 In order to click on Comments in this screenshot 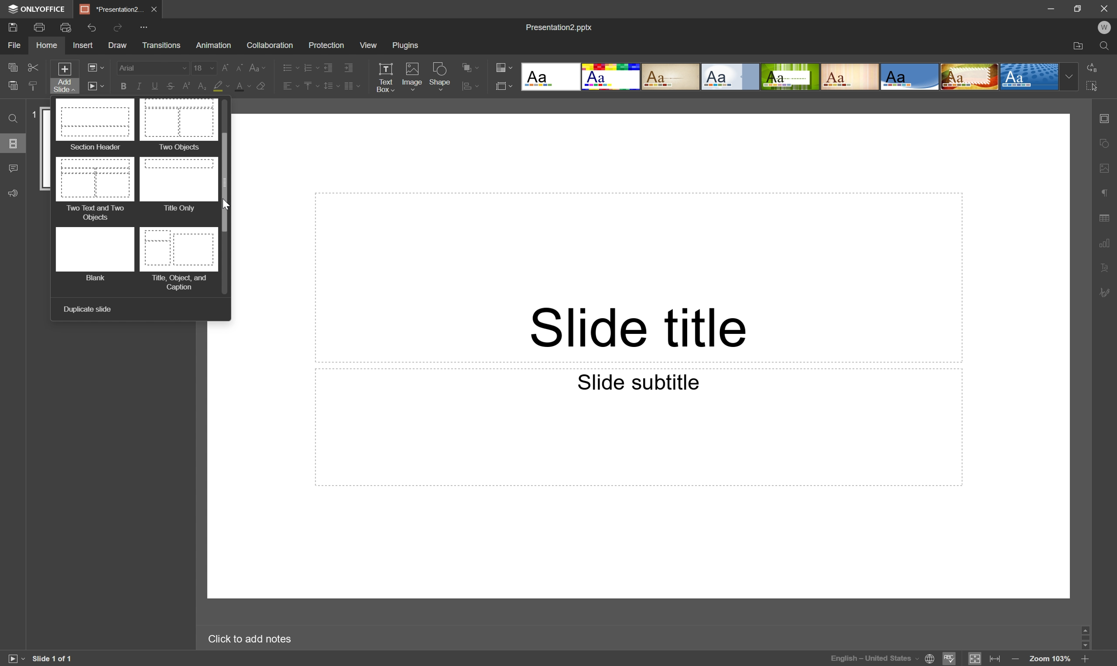, I will do `click(13, 168)`.